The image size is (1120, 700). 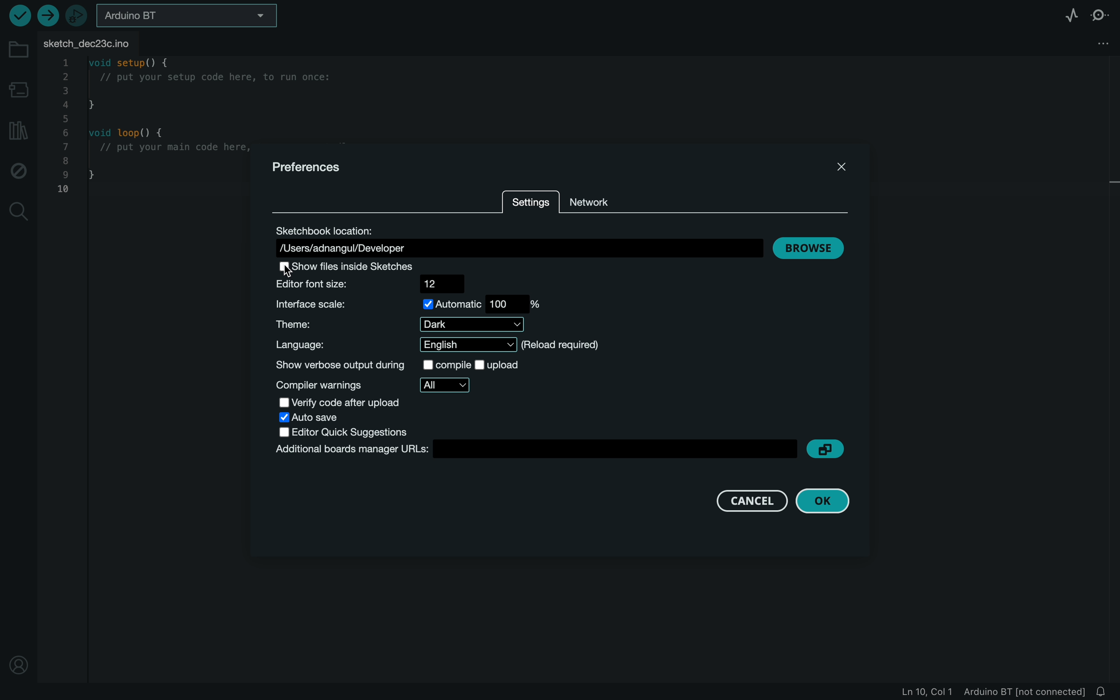 I want to click on file tab, so click(x=95, y=43).